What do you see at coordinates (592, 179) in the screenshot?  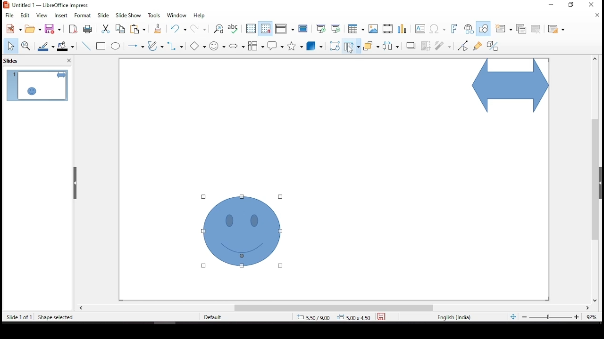 I see `scroll bar` at bounding box center [592, 179].